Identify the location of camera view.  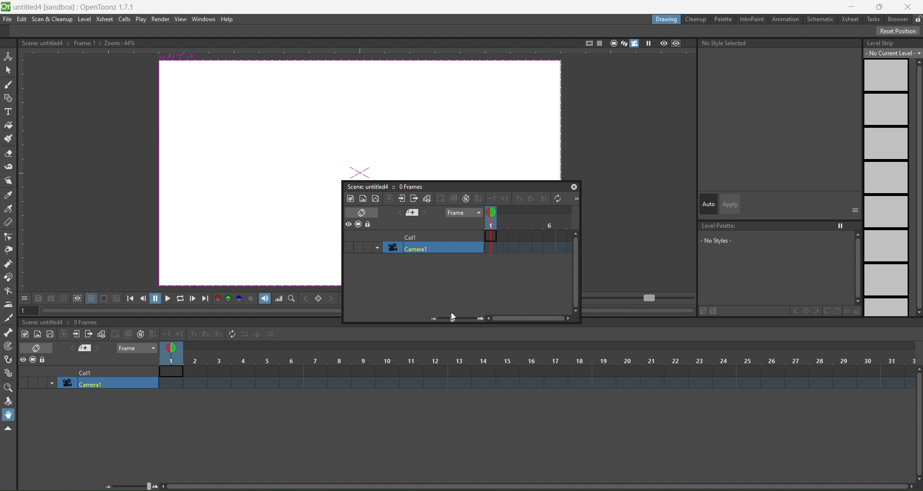
(629, 43).